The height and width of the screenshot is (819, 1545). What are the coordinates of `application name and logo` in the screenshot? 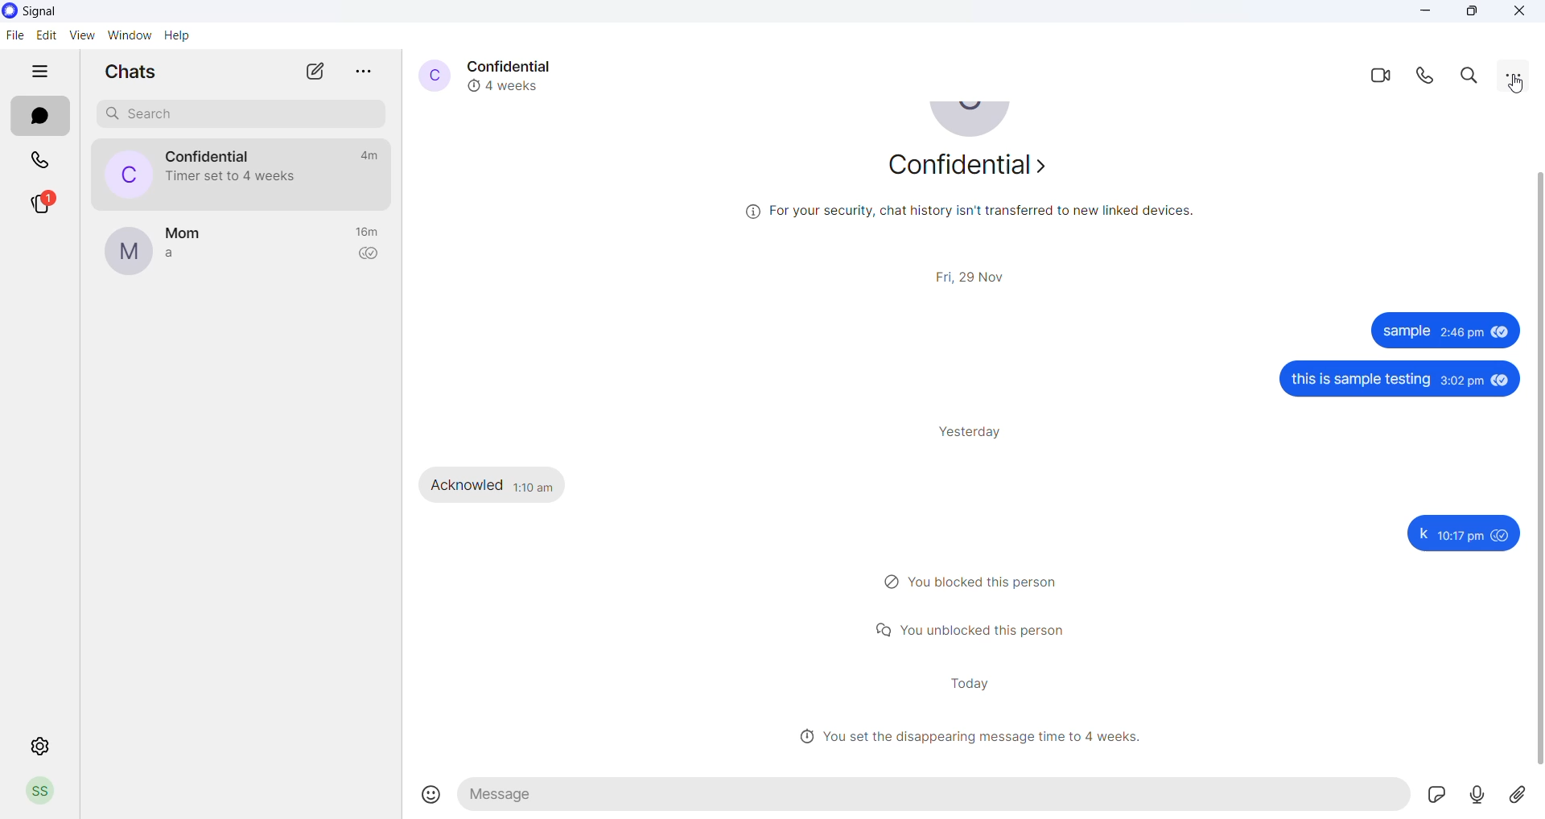 It's located at (41, 13).